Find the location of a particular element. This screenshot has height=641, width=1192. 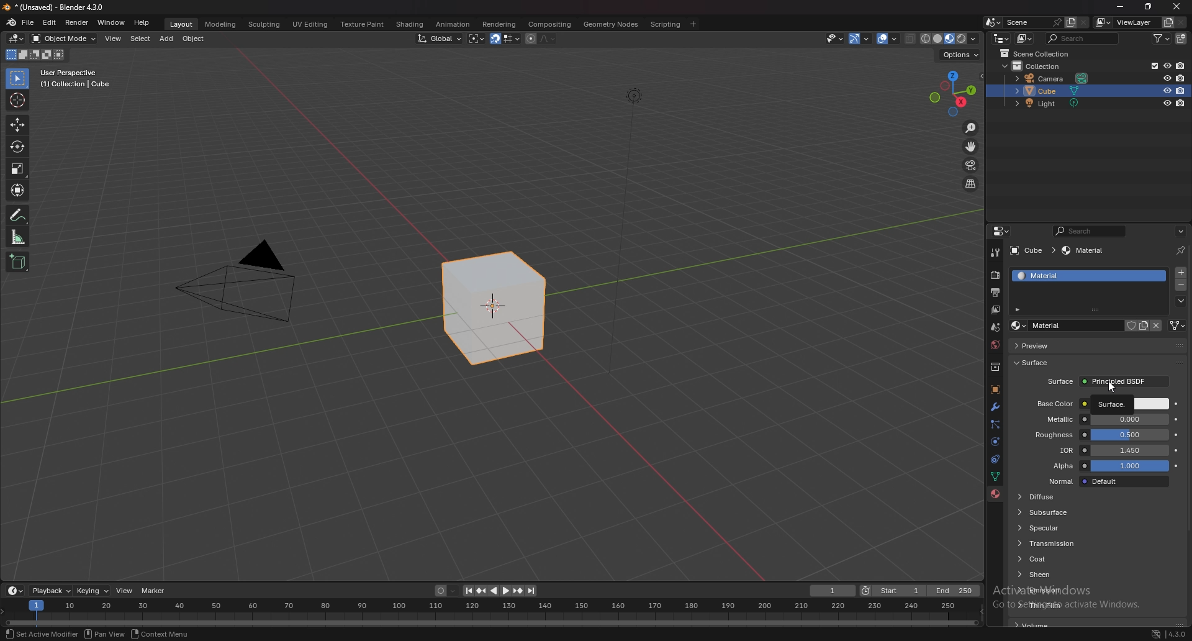

view layer is located at coordinates (1127, 22).